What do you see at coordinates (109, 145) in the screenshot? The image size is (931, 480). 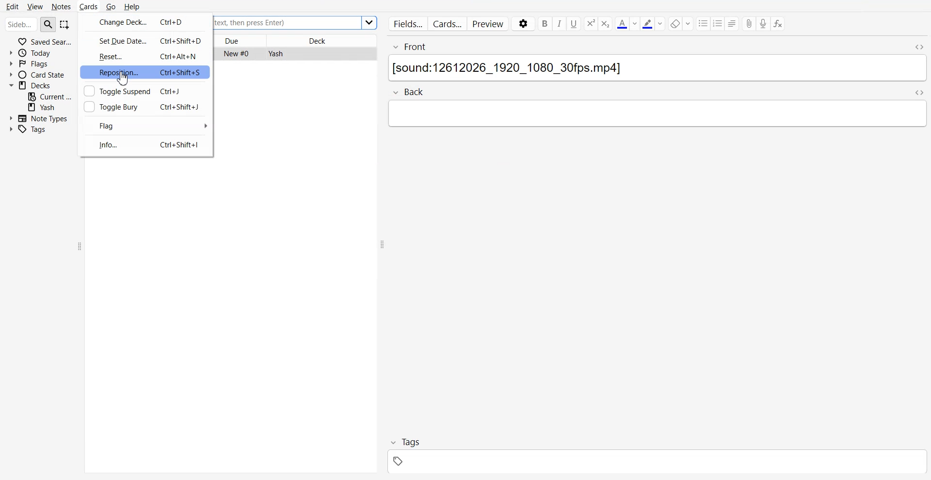 I see `Info` at bounding box center [109, 145].